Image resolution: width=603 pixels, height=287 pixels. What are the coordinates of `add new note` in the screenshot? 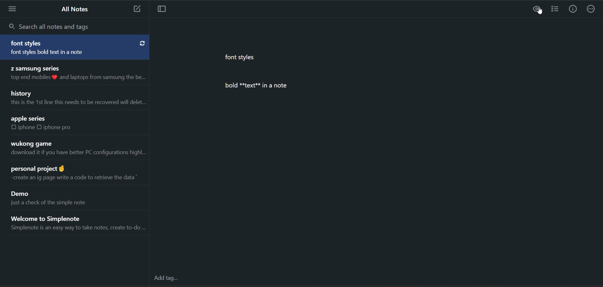 It's located at (135, 9).